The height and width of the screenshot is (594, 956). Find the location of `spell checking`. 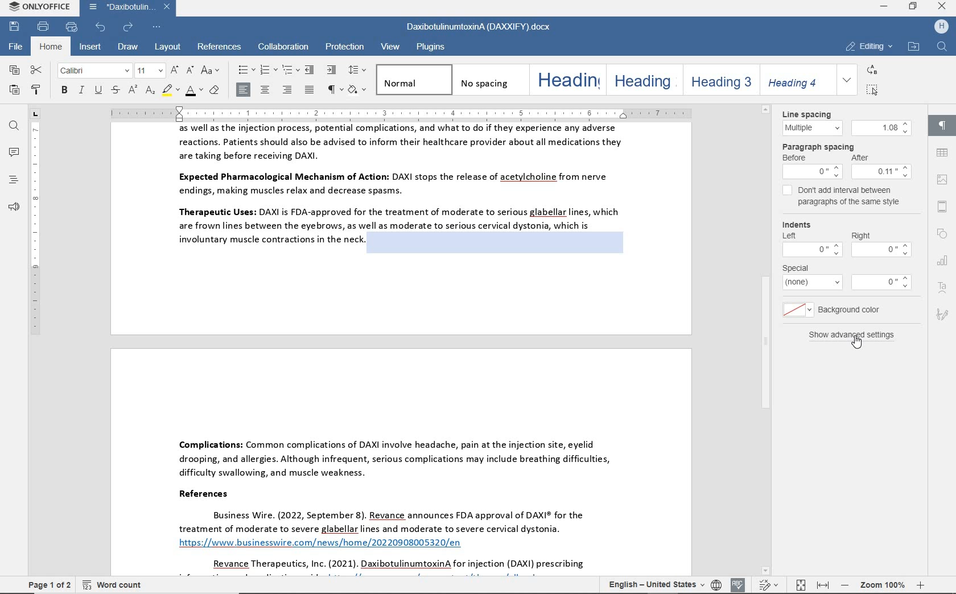

spell checking is located at coordinates (739, 585).